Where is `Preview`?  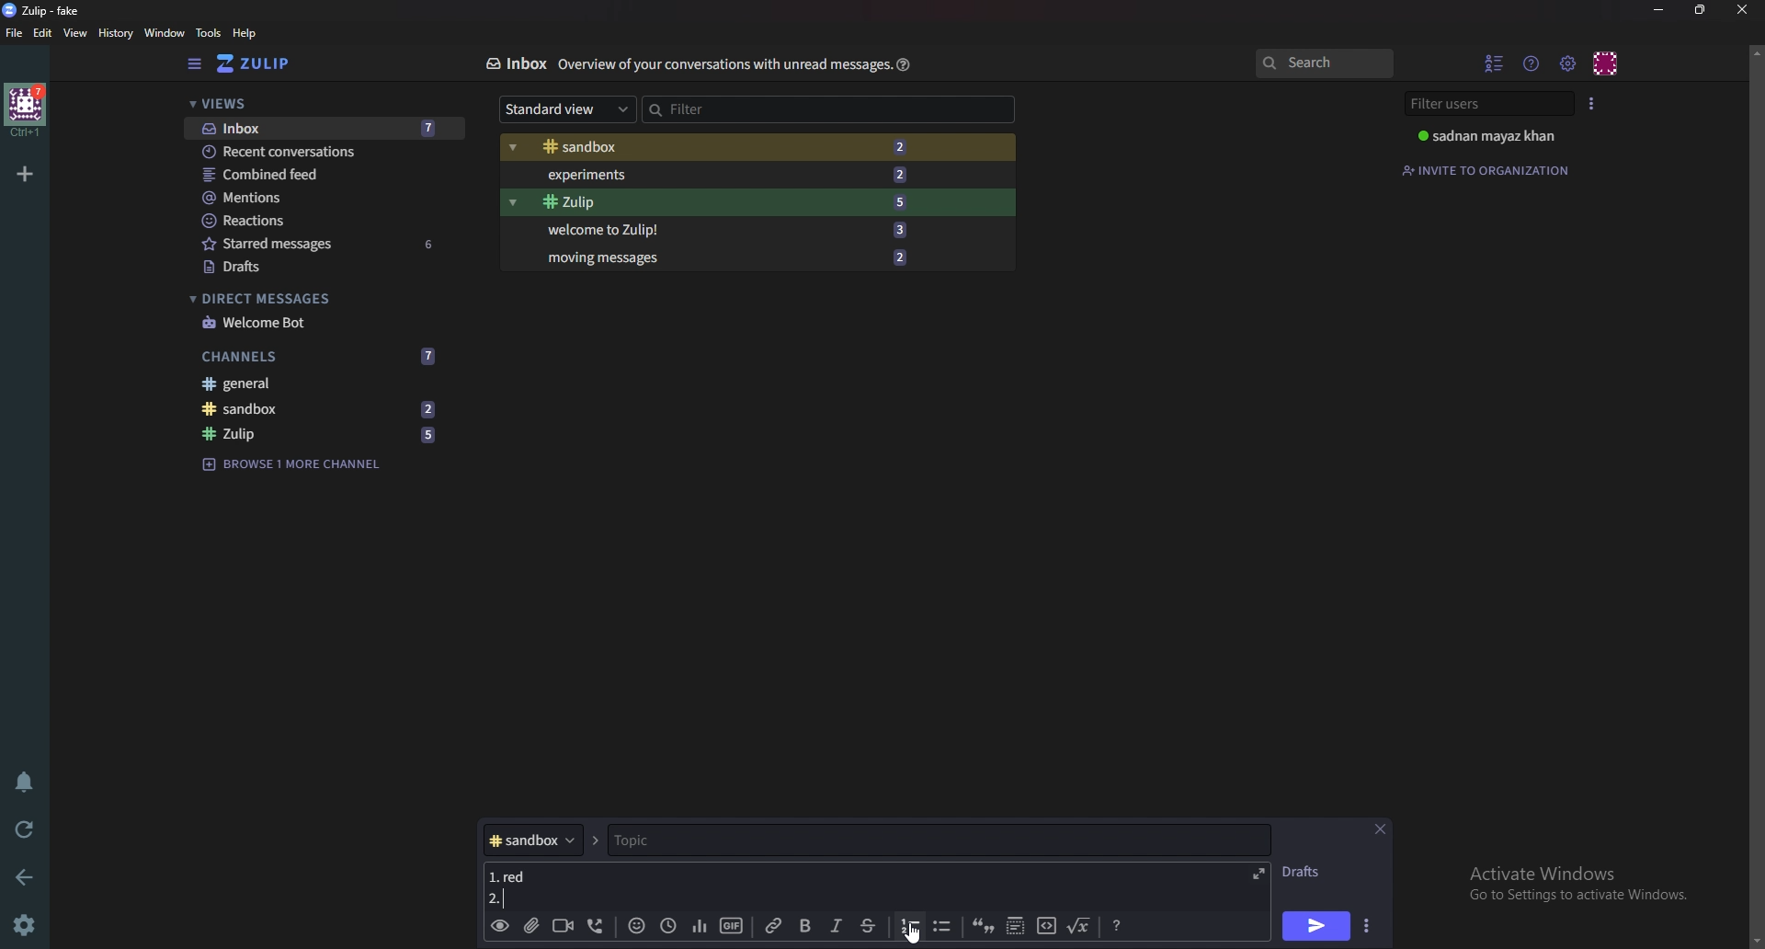 Preview is located at coordinates (500, 926).